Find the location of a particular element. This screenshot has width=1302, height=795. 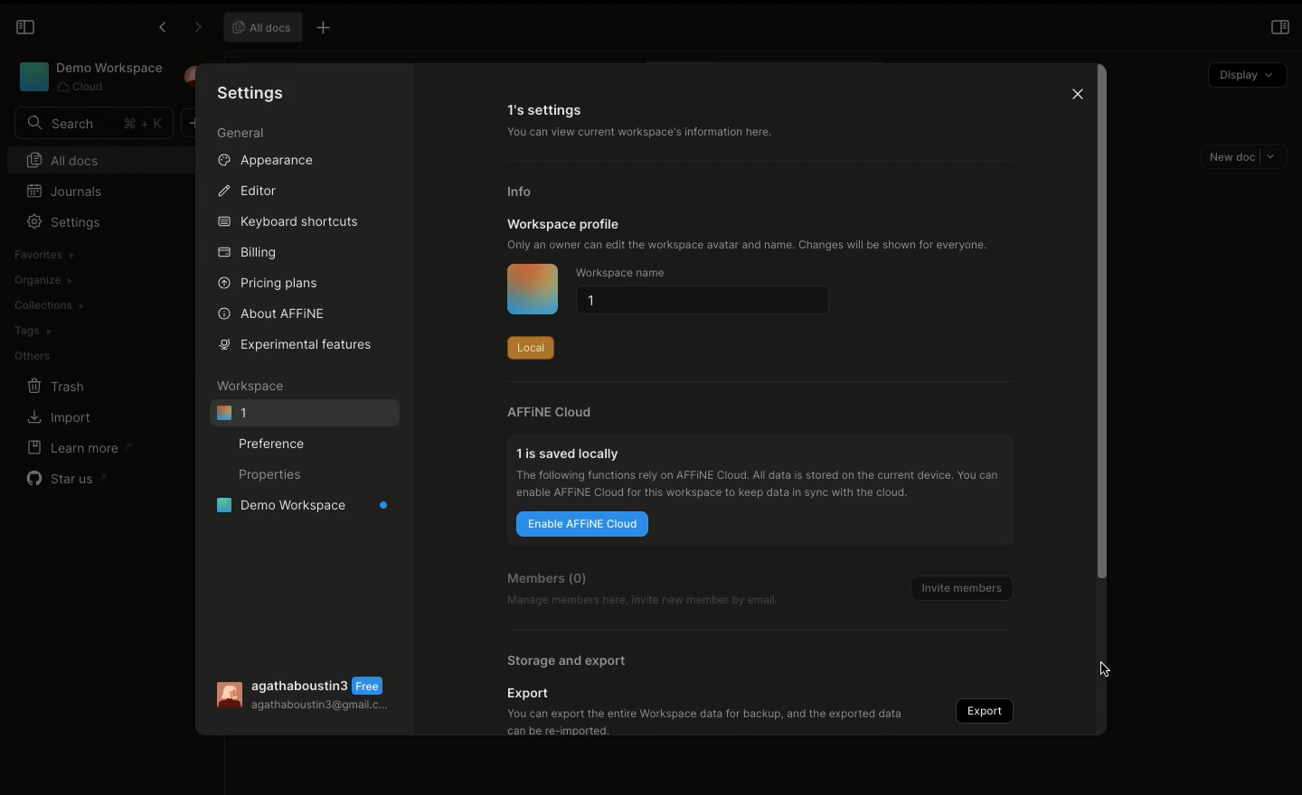

Members (0) is located at coordinates (544, 579).